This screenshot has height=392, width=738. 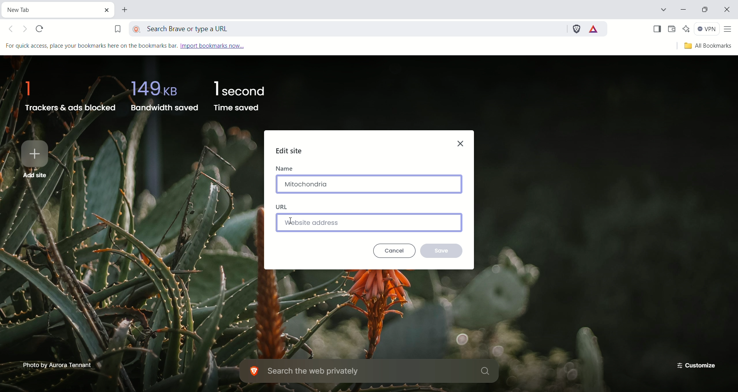 What do you see at coordinates (369, 223) in the screenshot?
I see `Website address` at bounding box center [369, 223].